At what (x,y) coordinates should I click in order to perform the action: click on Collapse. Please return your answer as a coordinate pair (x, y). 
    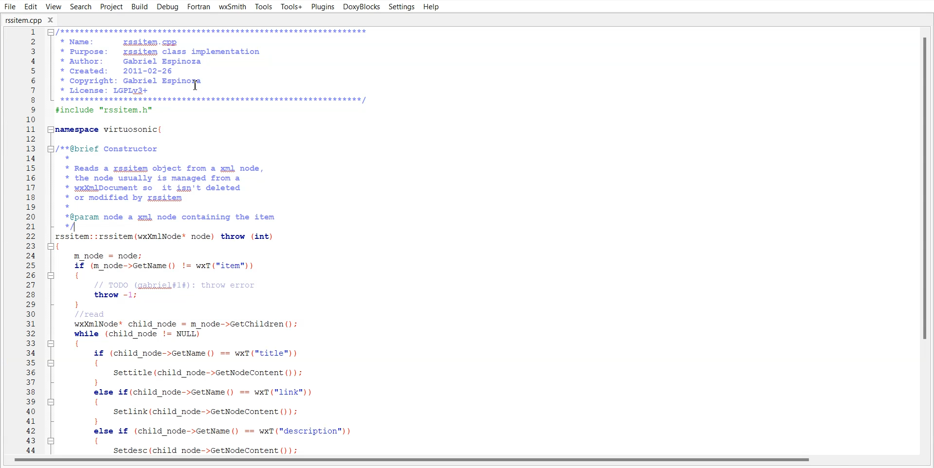
    Looking at the image, I should click on (51, 148).